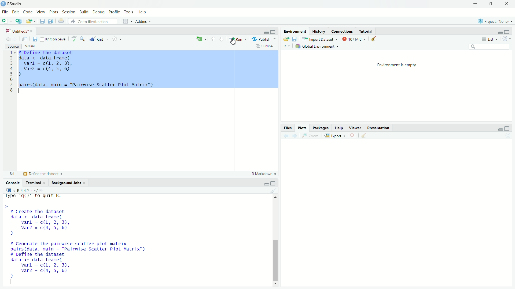 The width and height of the screenshot is (515, 289). What do you see at coordinates (222, 39) in the screenshot?
I see `Go to next section/chunk (Ctrl + pgDn)` at bounding box center [222, 39].